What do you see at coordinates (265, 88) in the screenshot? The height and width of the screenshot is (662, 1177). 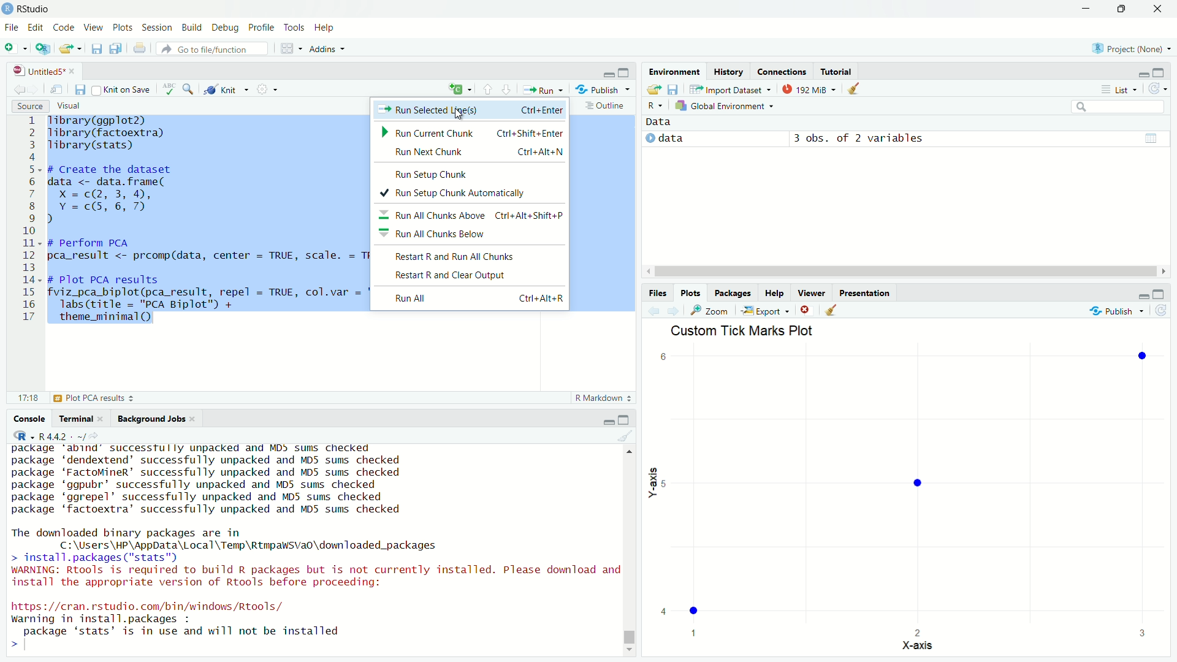 I see `settings` at bounding box center [265, 88].